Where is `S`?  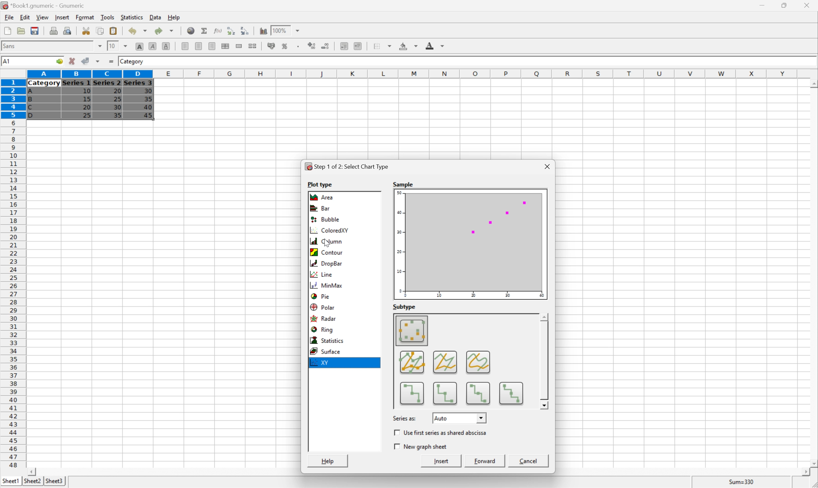 S is located at coordinates (404, 184).